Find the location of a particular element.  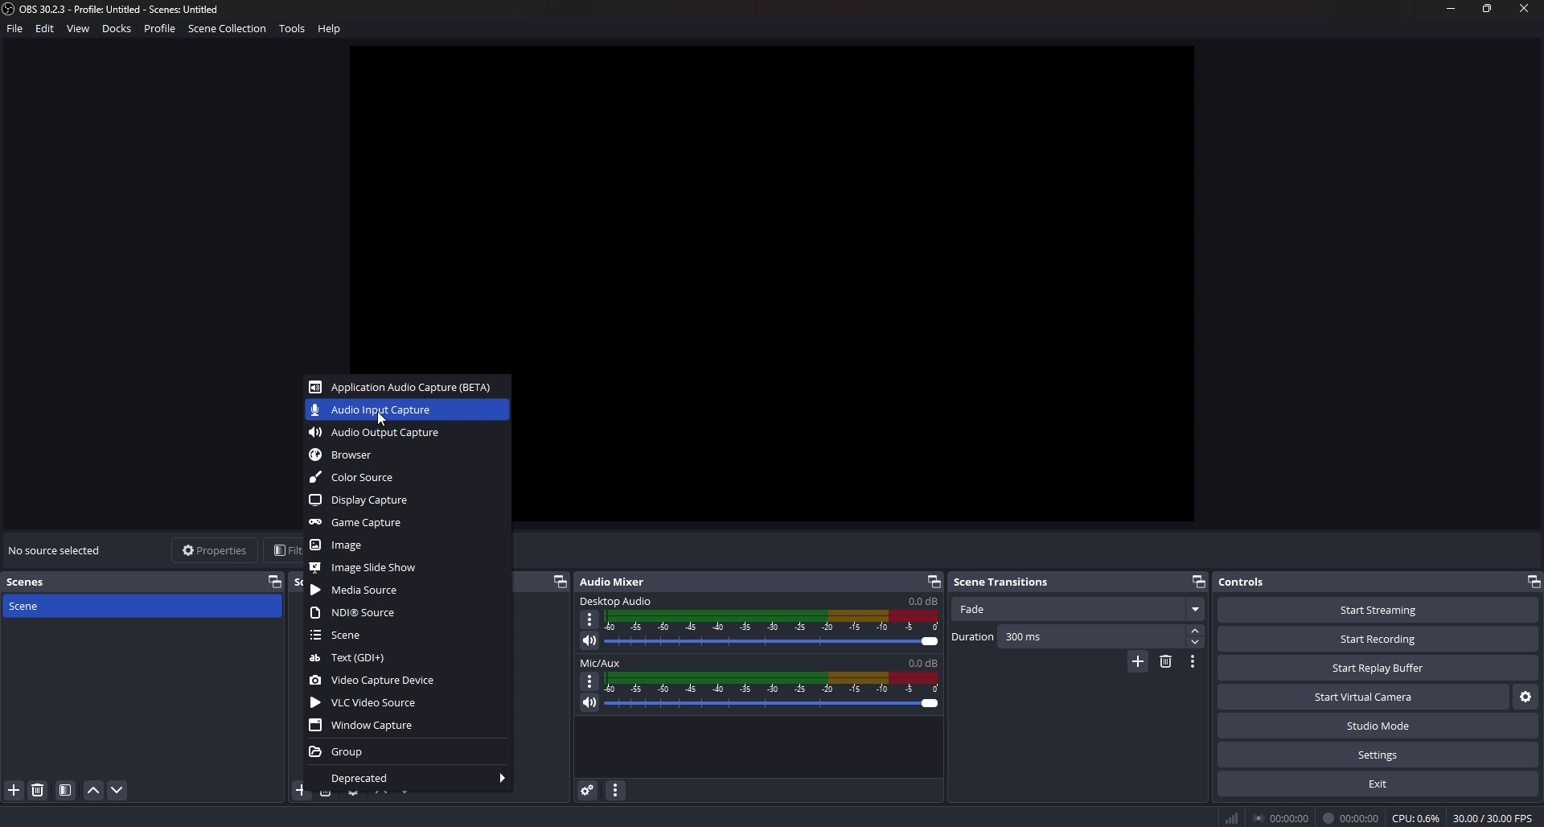

no source selected is located at coordinates (57, 549).